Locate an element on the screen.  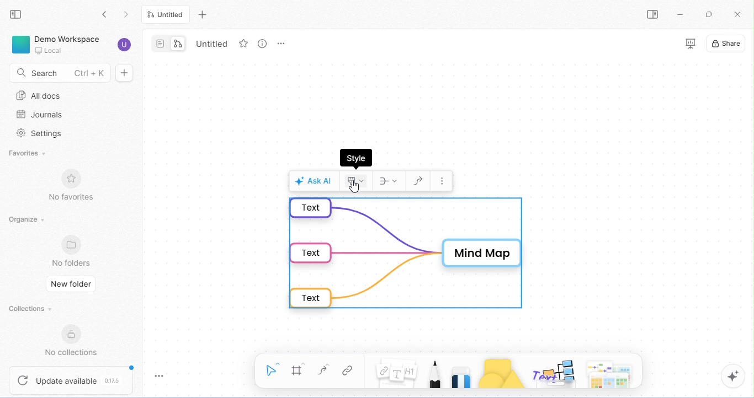
mind map in default format is located at coordinates (410, 256).